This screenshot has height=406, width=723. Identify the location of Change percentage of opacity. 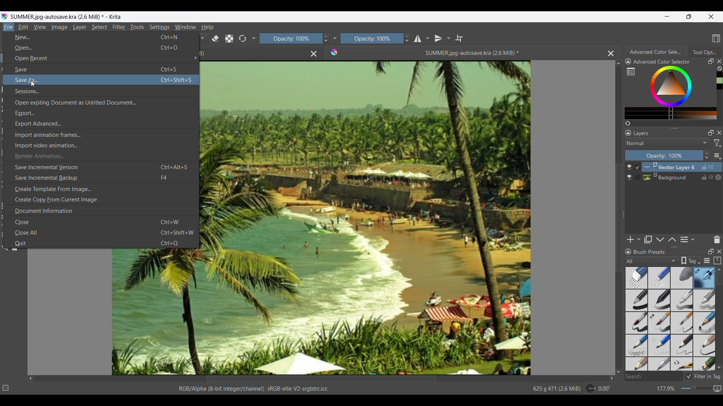
(664, 155).